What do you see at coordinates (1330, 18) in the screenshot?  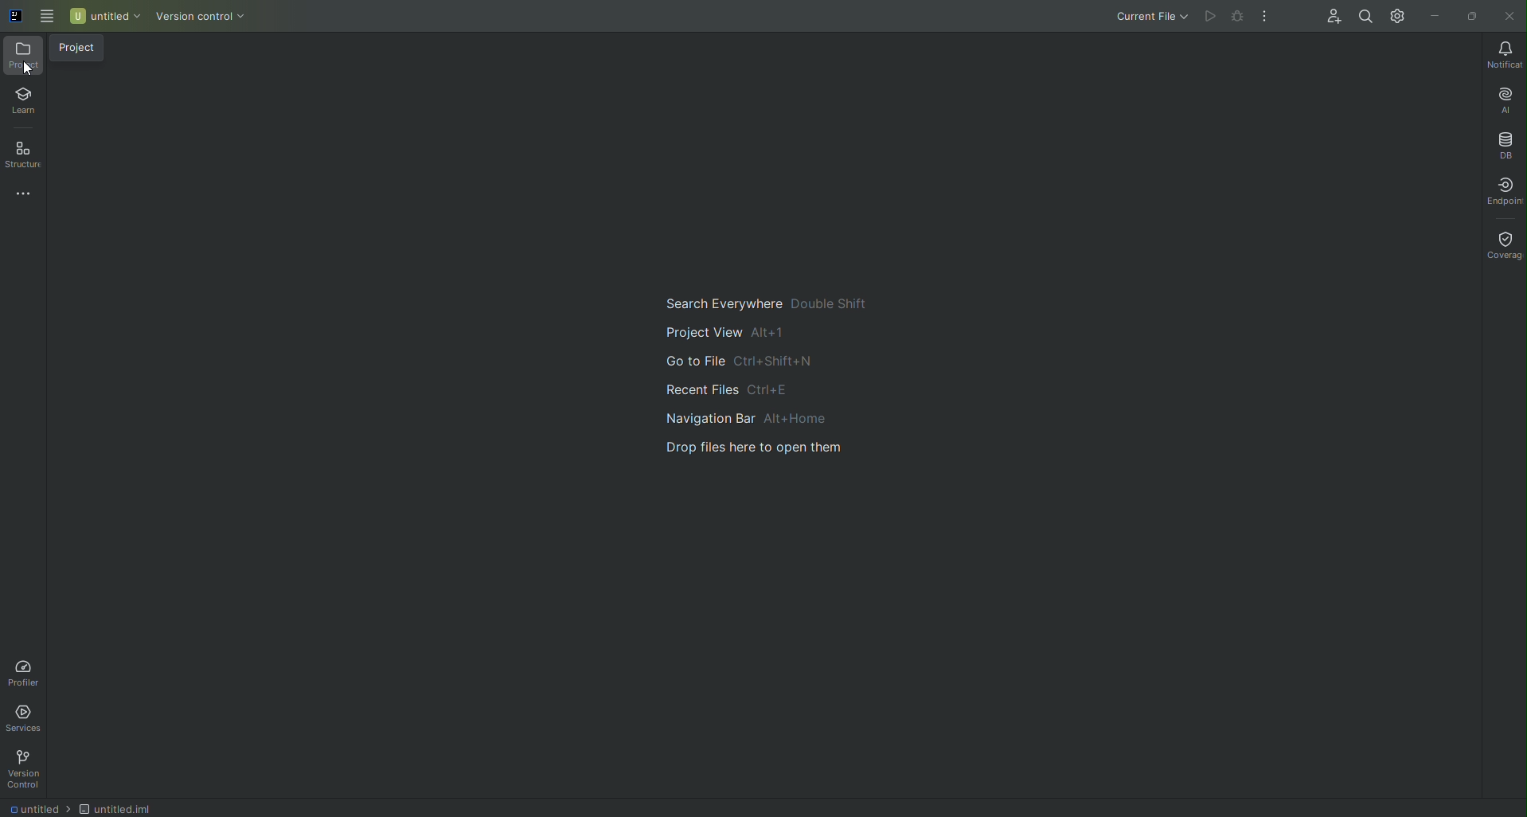 I see `Code With Me` at bounding box center [1330, 18].